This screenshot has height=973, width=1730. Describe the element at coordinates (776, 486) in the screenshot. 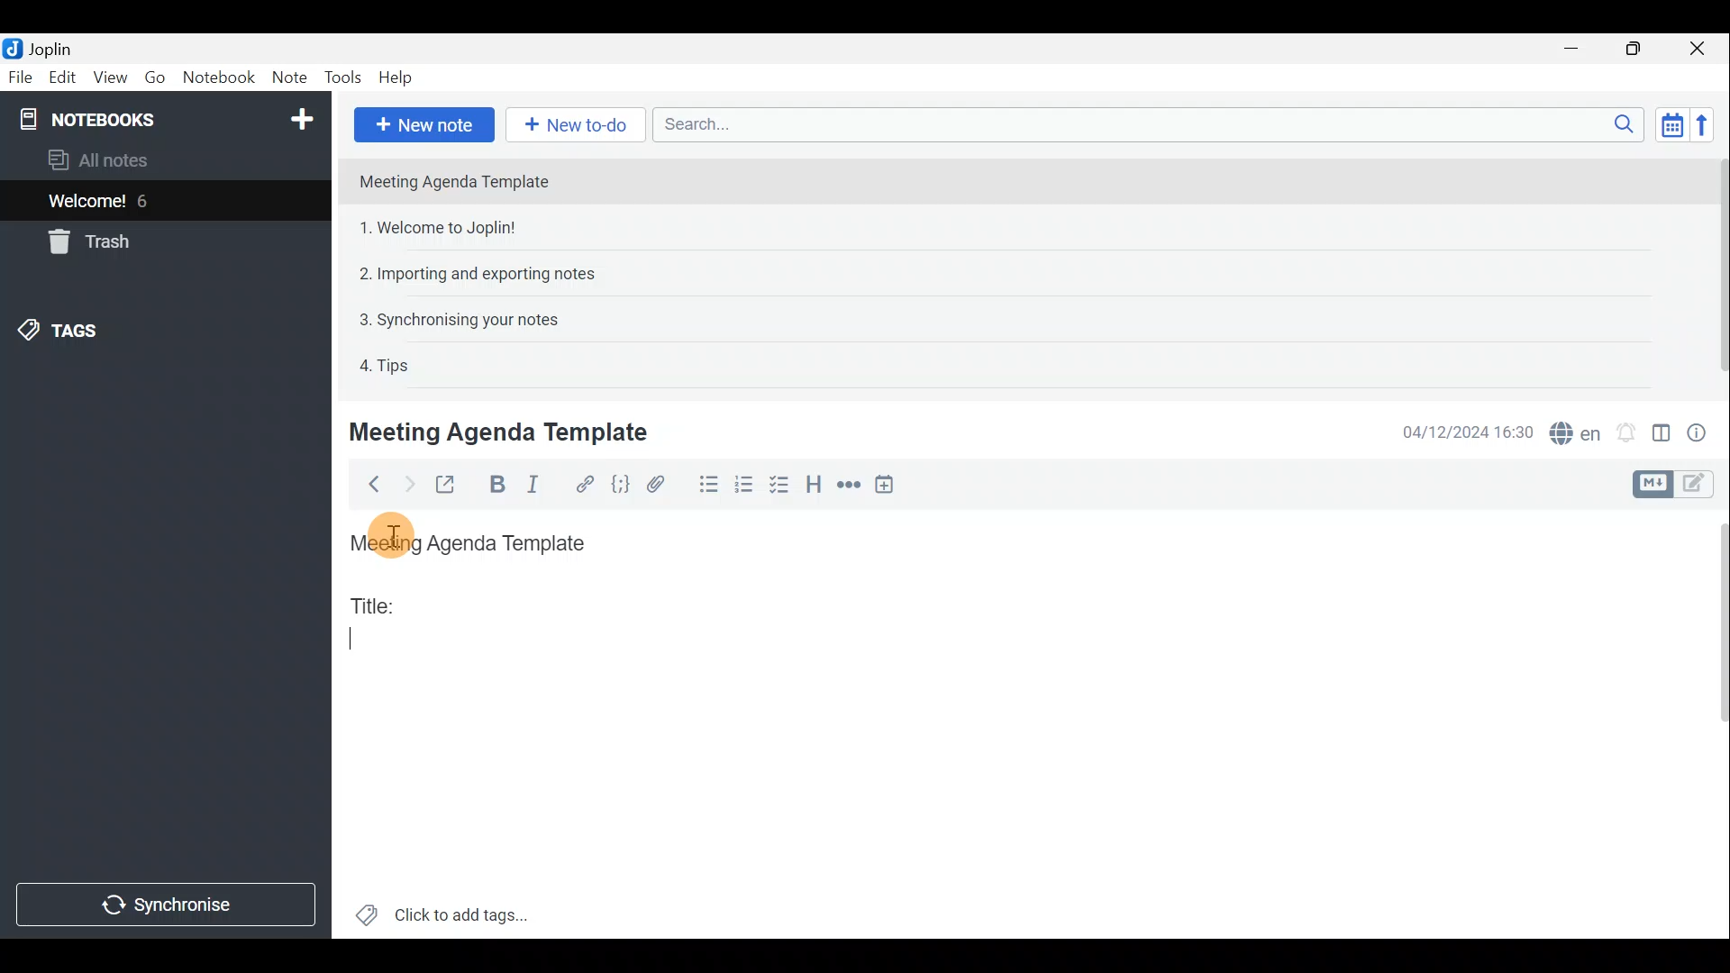

I see `Checkbox` at that location.